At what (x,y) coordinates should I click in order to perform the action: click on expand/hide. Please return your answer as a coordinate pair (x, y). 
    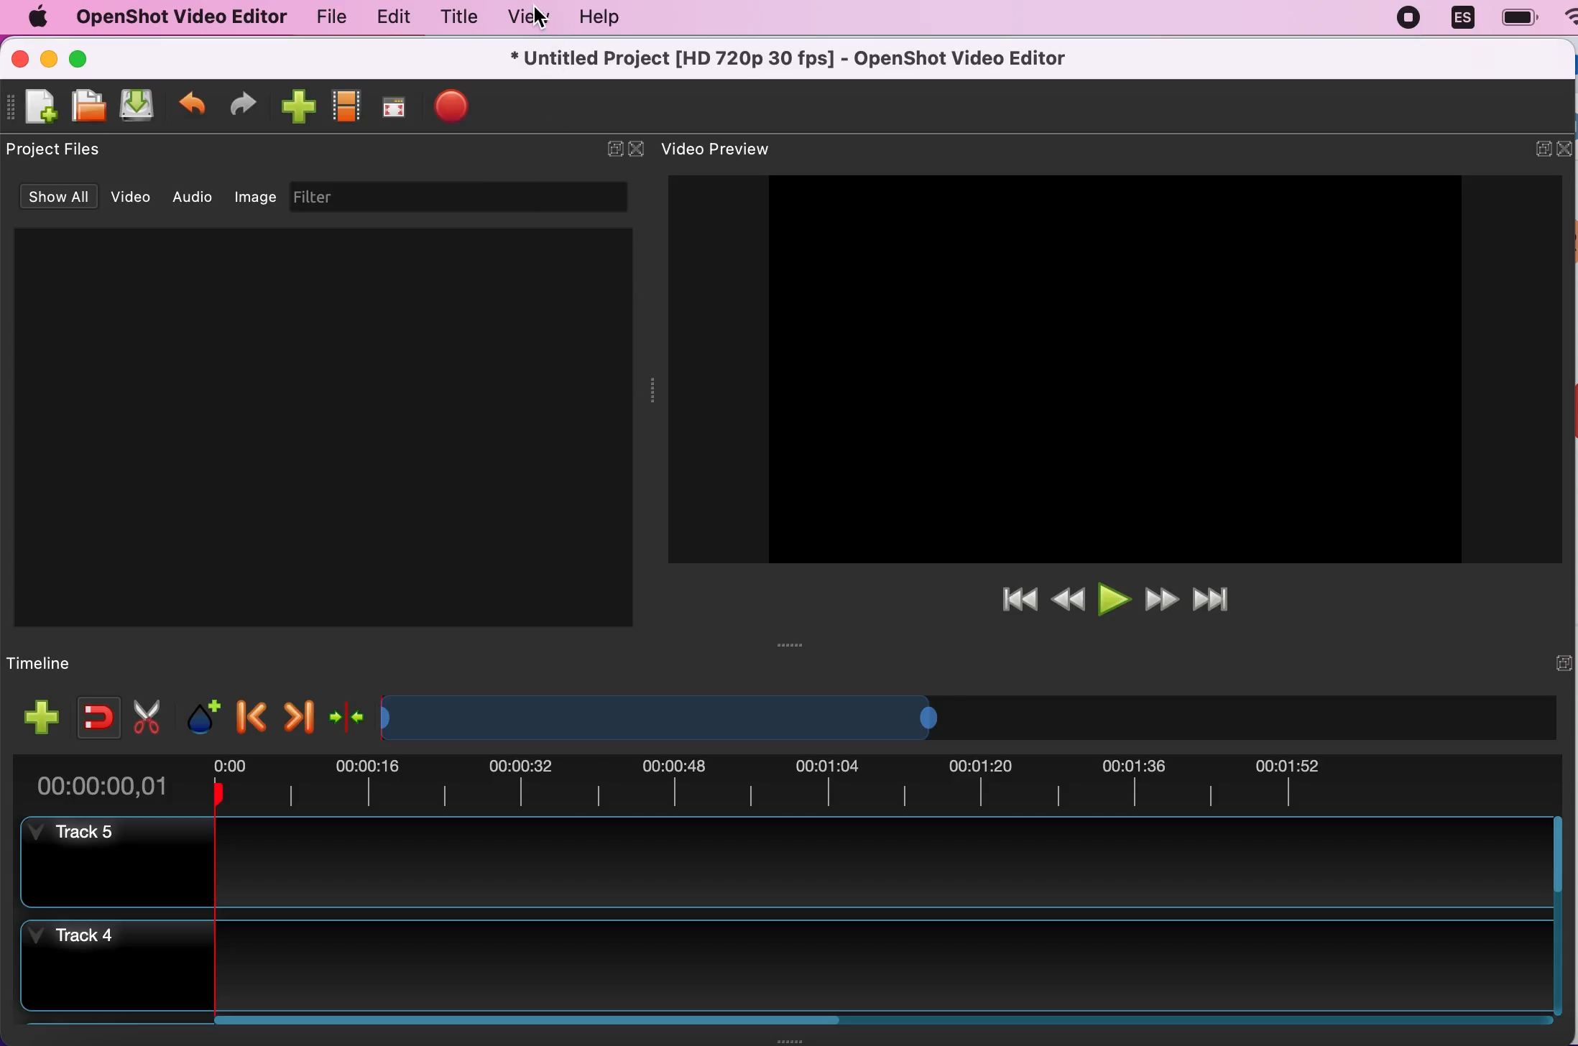
    Looking at the image, I should click on (1562, 662).